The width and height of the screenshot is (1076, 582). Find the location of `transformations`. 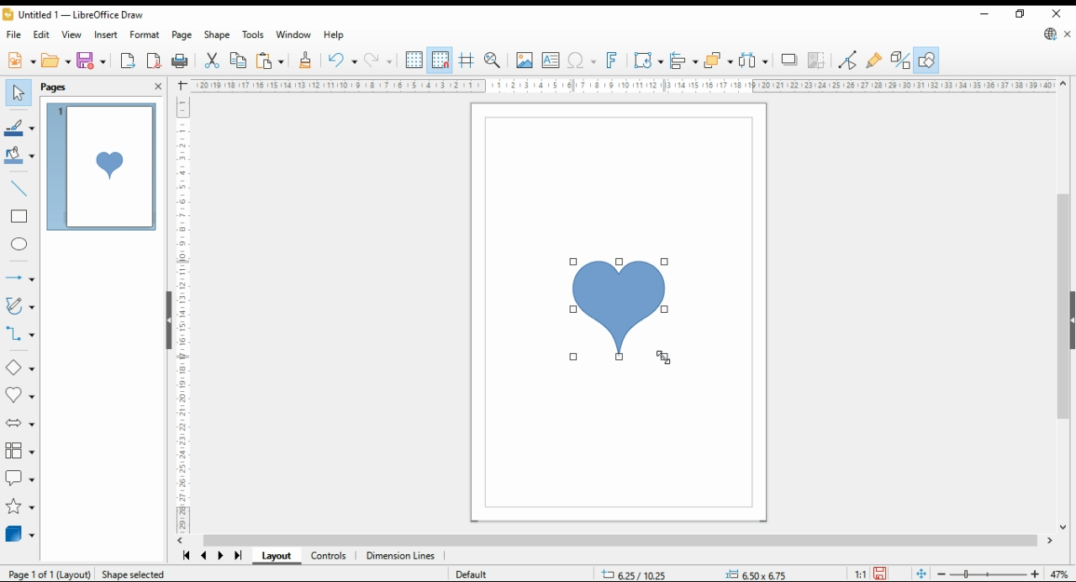

transformations is located at coordinates (648, 60).